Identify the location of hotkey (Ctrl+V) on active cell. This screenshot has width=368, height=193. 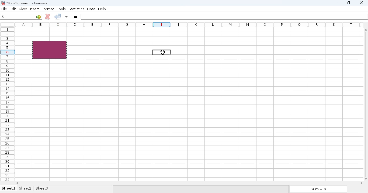
(161, 52).